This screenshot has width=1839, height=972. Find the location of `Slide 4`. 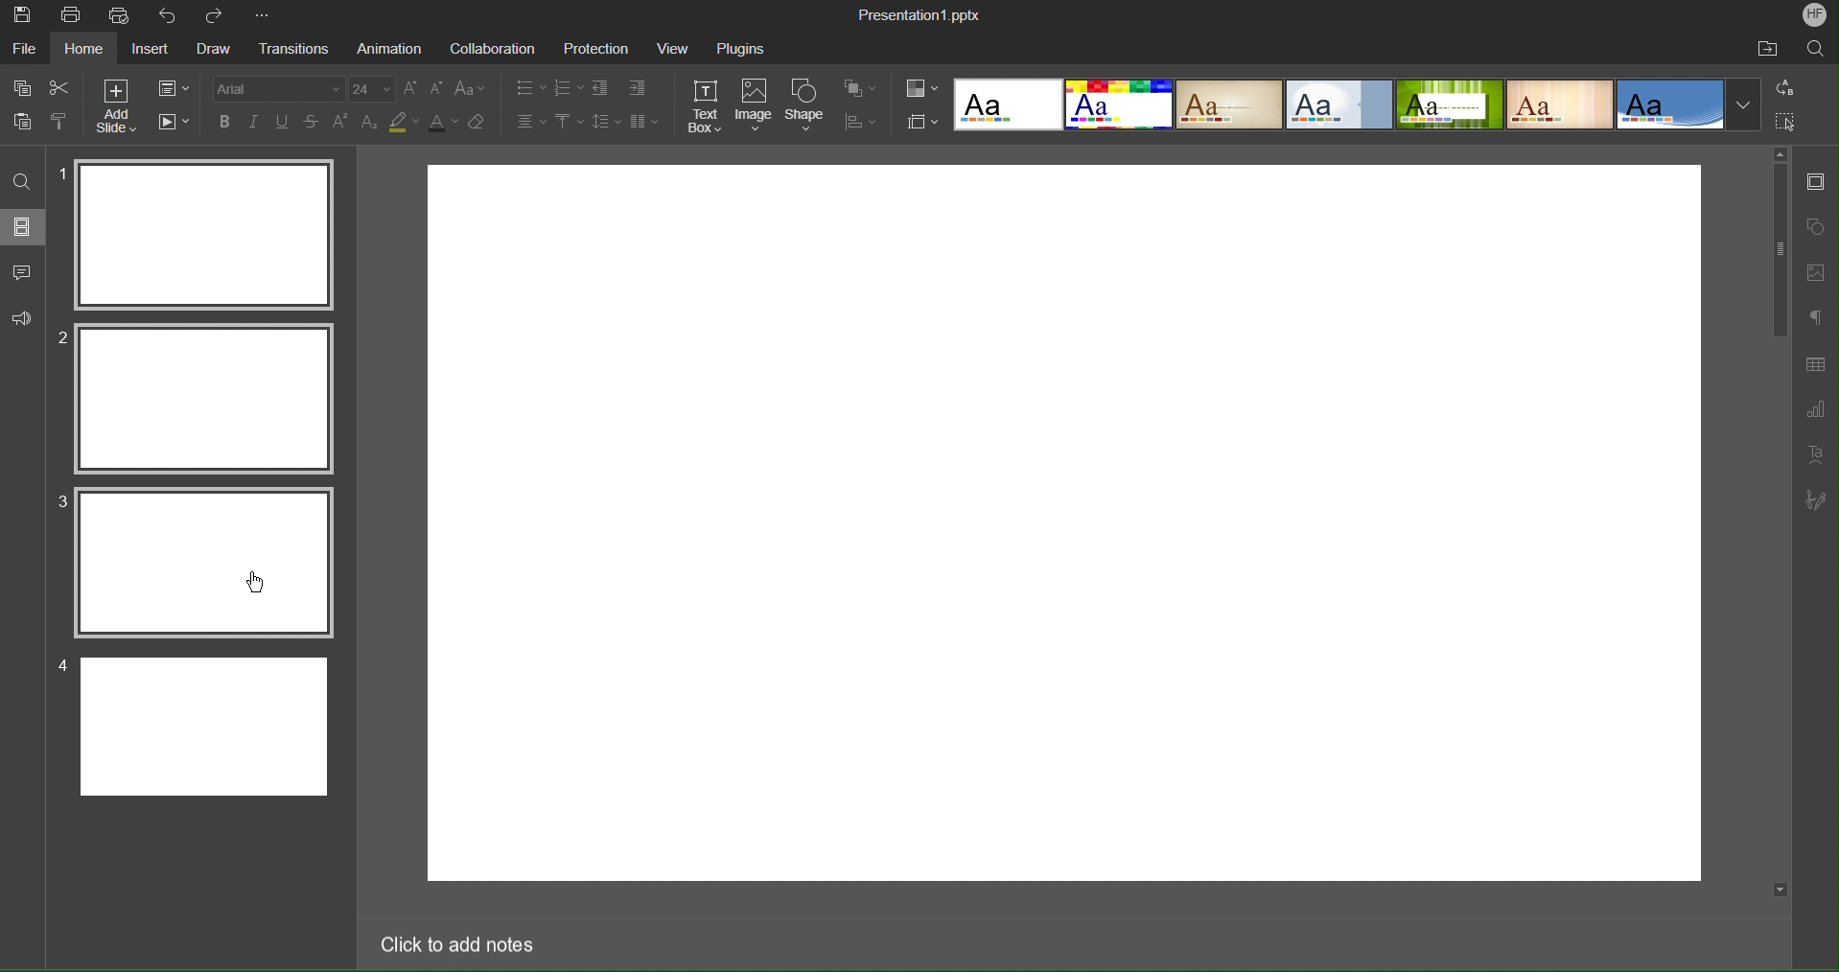

Slide 4 is located at coordinates (204, 727).